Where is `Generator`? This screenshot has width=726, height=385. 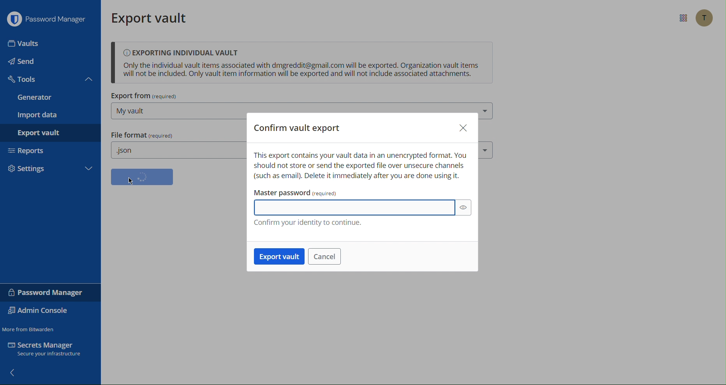 Generator is located at coordinates (35, 98).